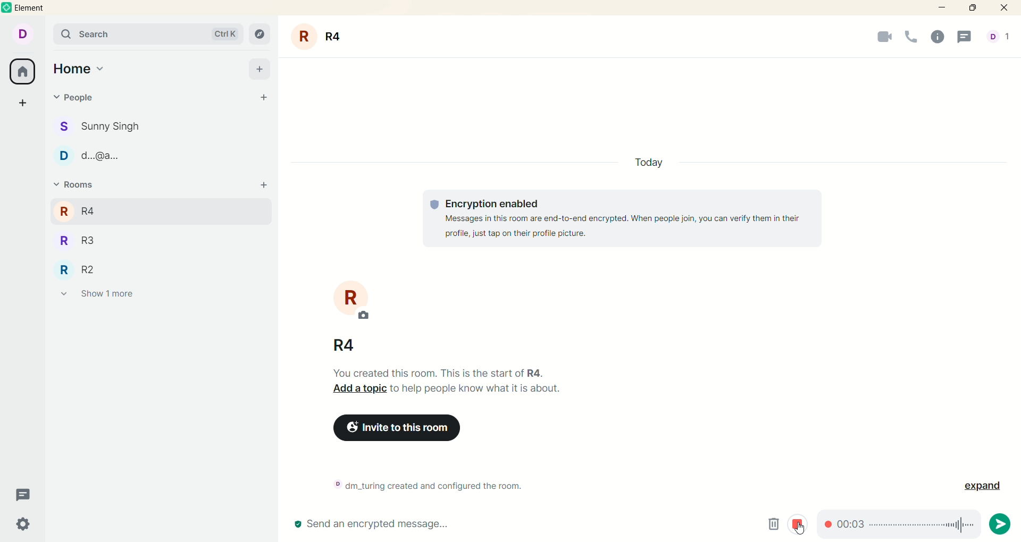 This screenshot has width=1021, height=542. Describe the element at coordinates (454, 385) in the screenshot. I see `text` at that location.